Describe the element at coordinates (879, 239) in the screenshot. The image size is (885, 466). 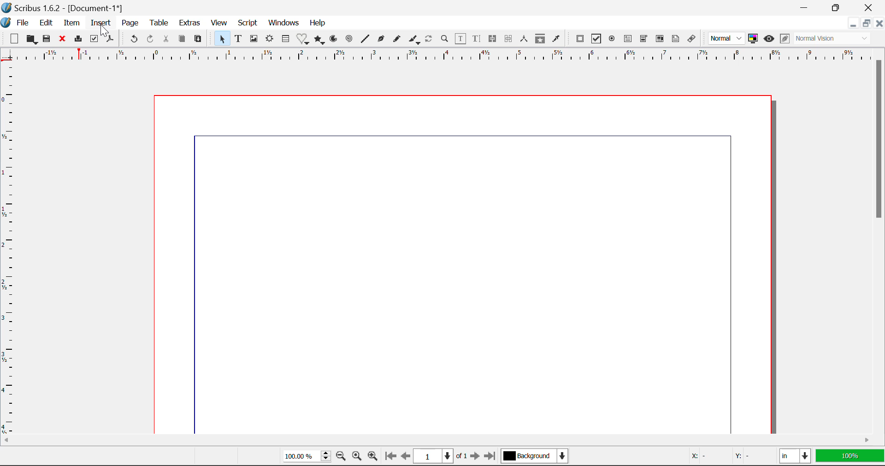
I see `Scroll Bar` at that location.